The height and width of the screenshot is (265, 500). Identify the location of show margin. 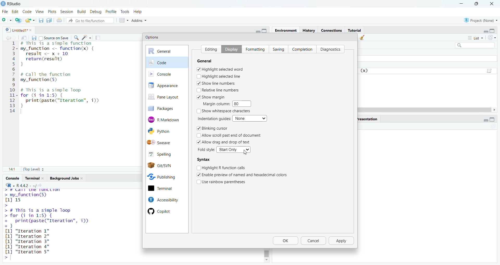
(213, 97).